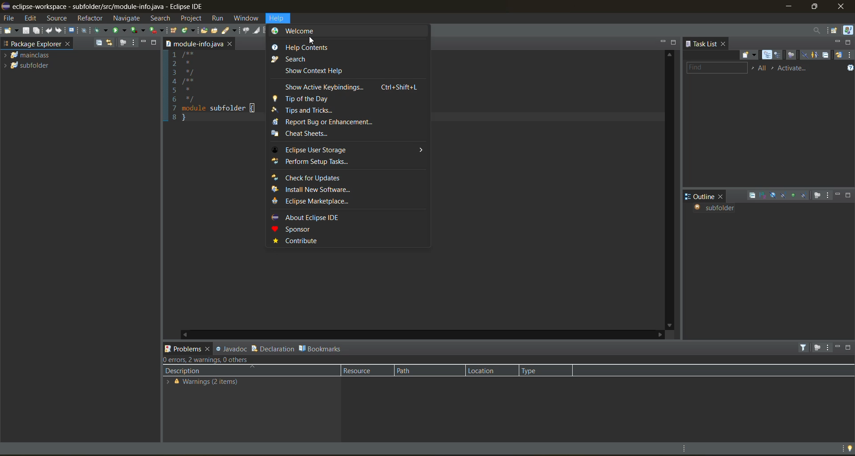 Image resolution: width=855 pixels, height=456 pixels. I want to click on type, so click(536, 370).